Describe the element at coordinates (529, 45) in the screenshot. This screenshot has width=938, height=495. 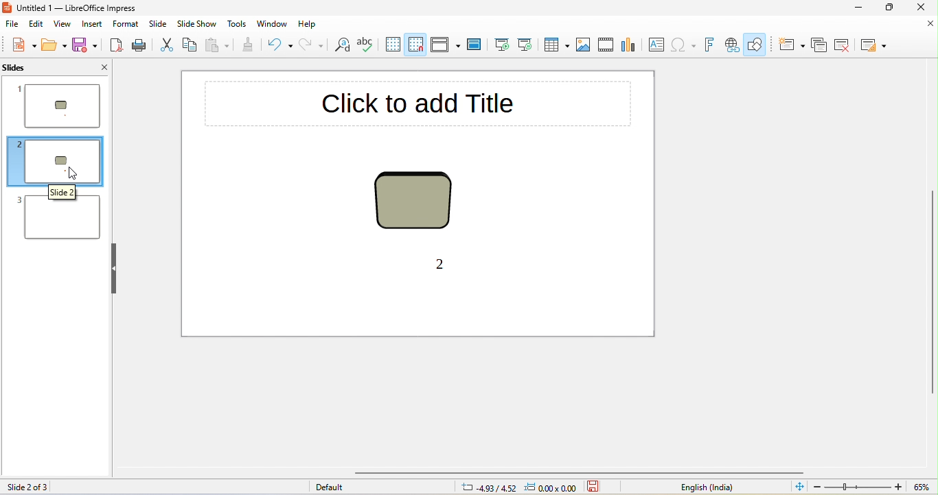
I see `start from current slide` at that location.